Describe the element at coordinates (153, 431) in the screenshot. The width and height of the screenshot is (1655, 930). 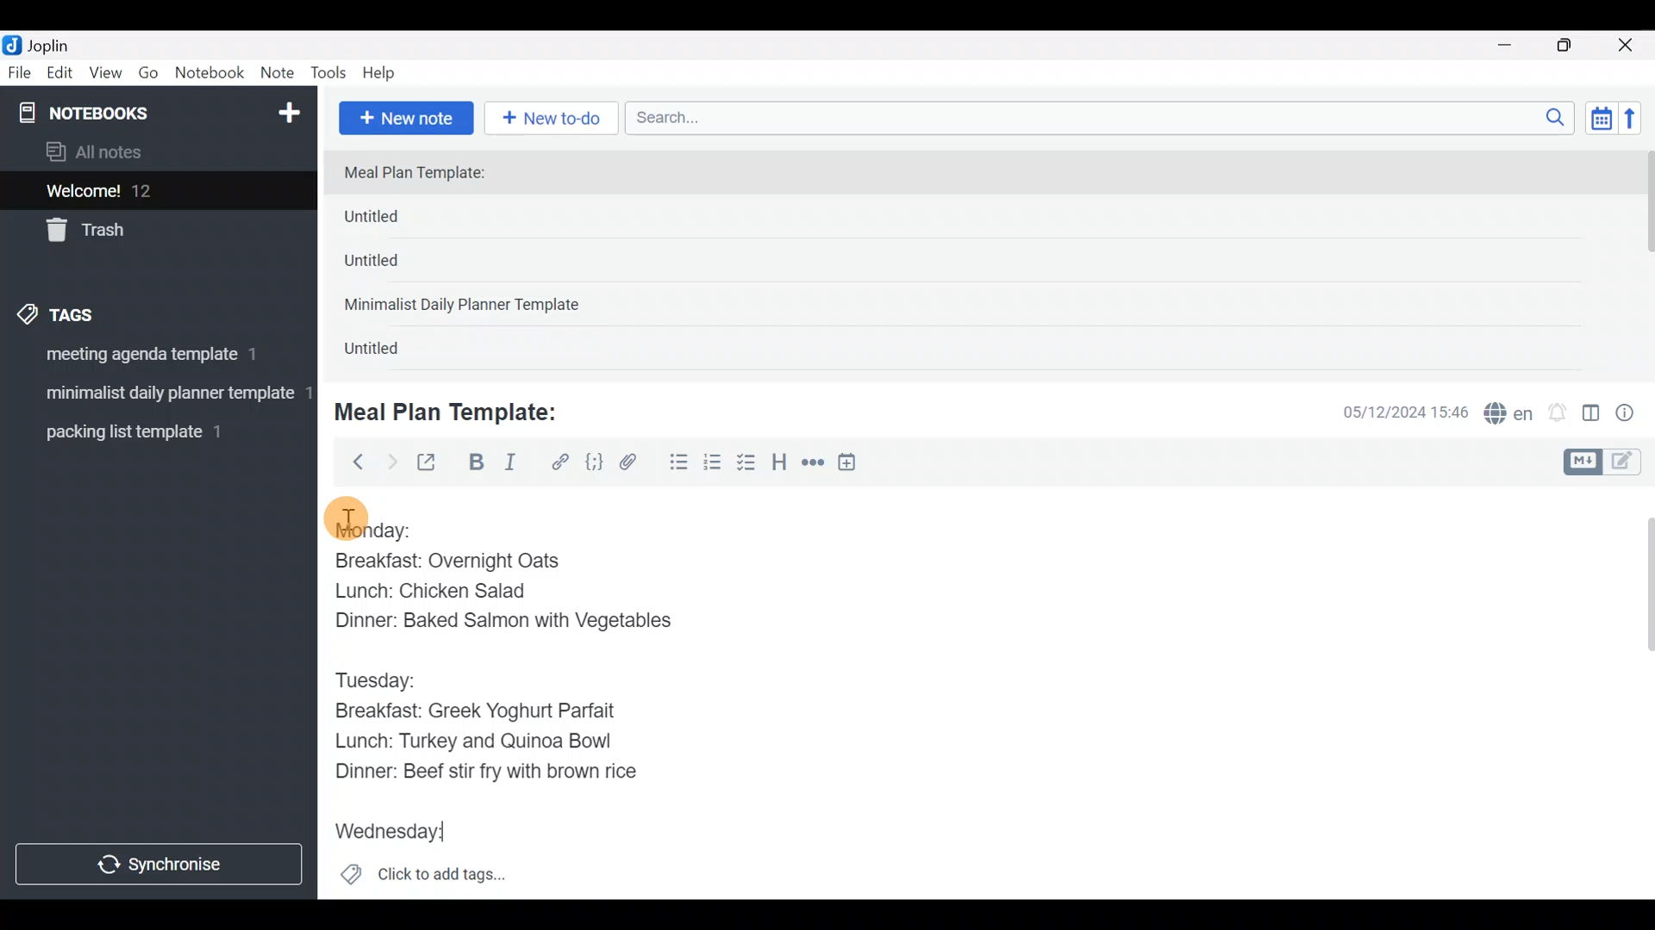
I see `Tag 3` at that location.